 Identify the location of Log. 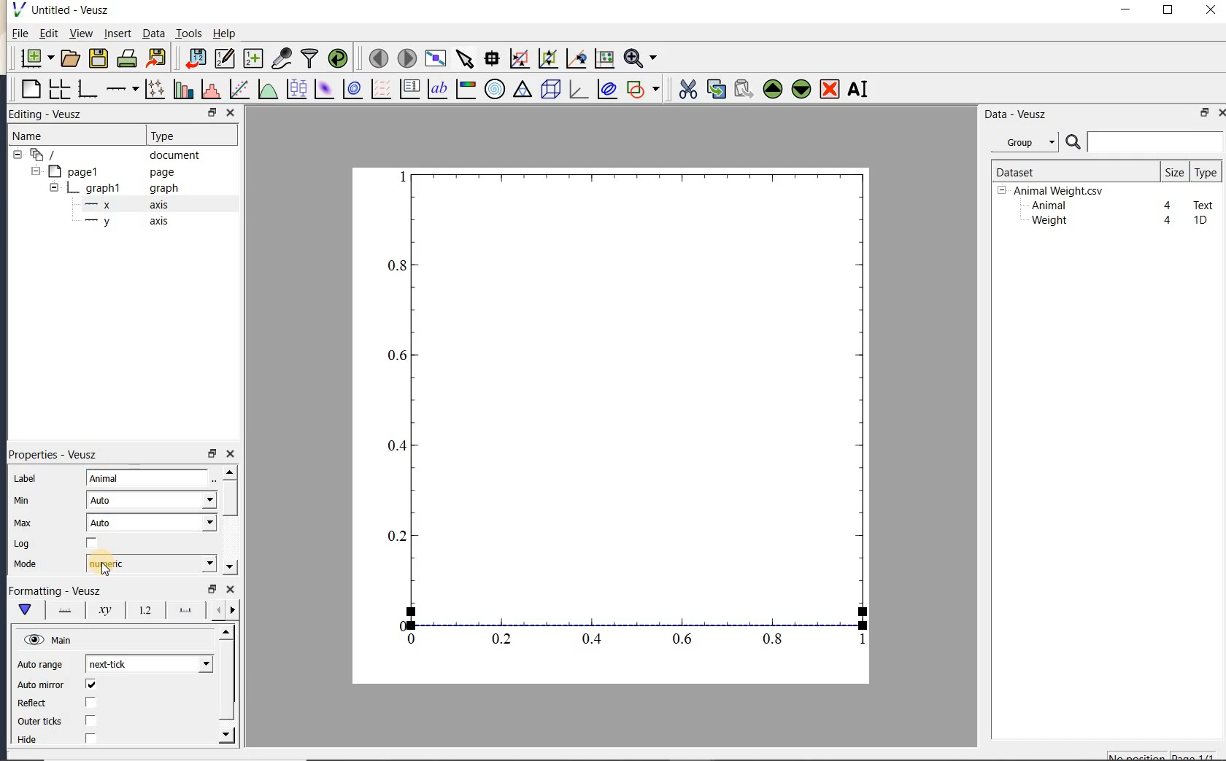
(22, 544).